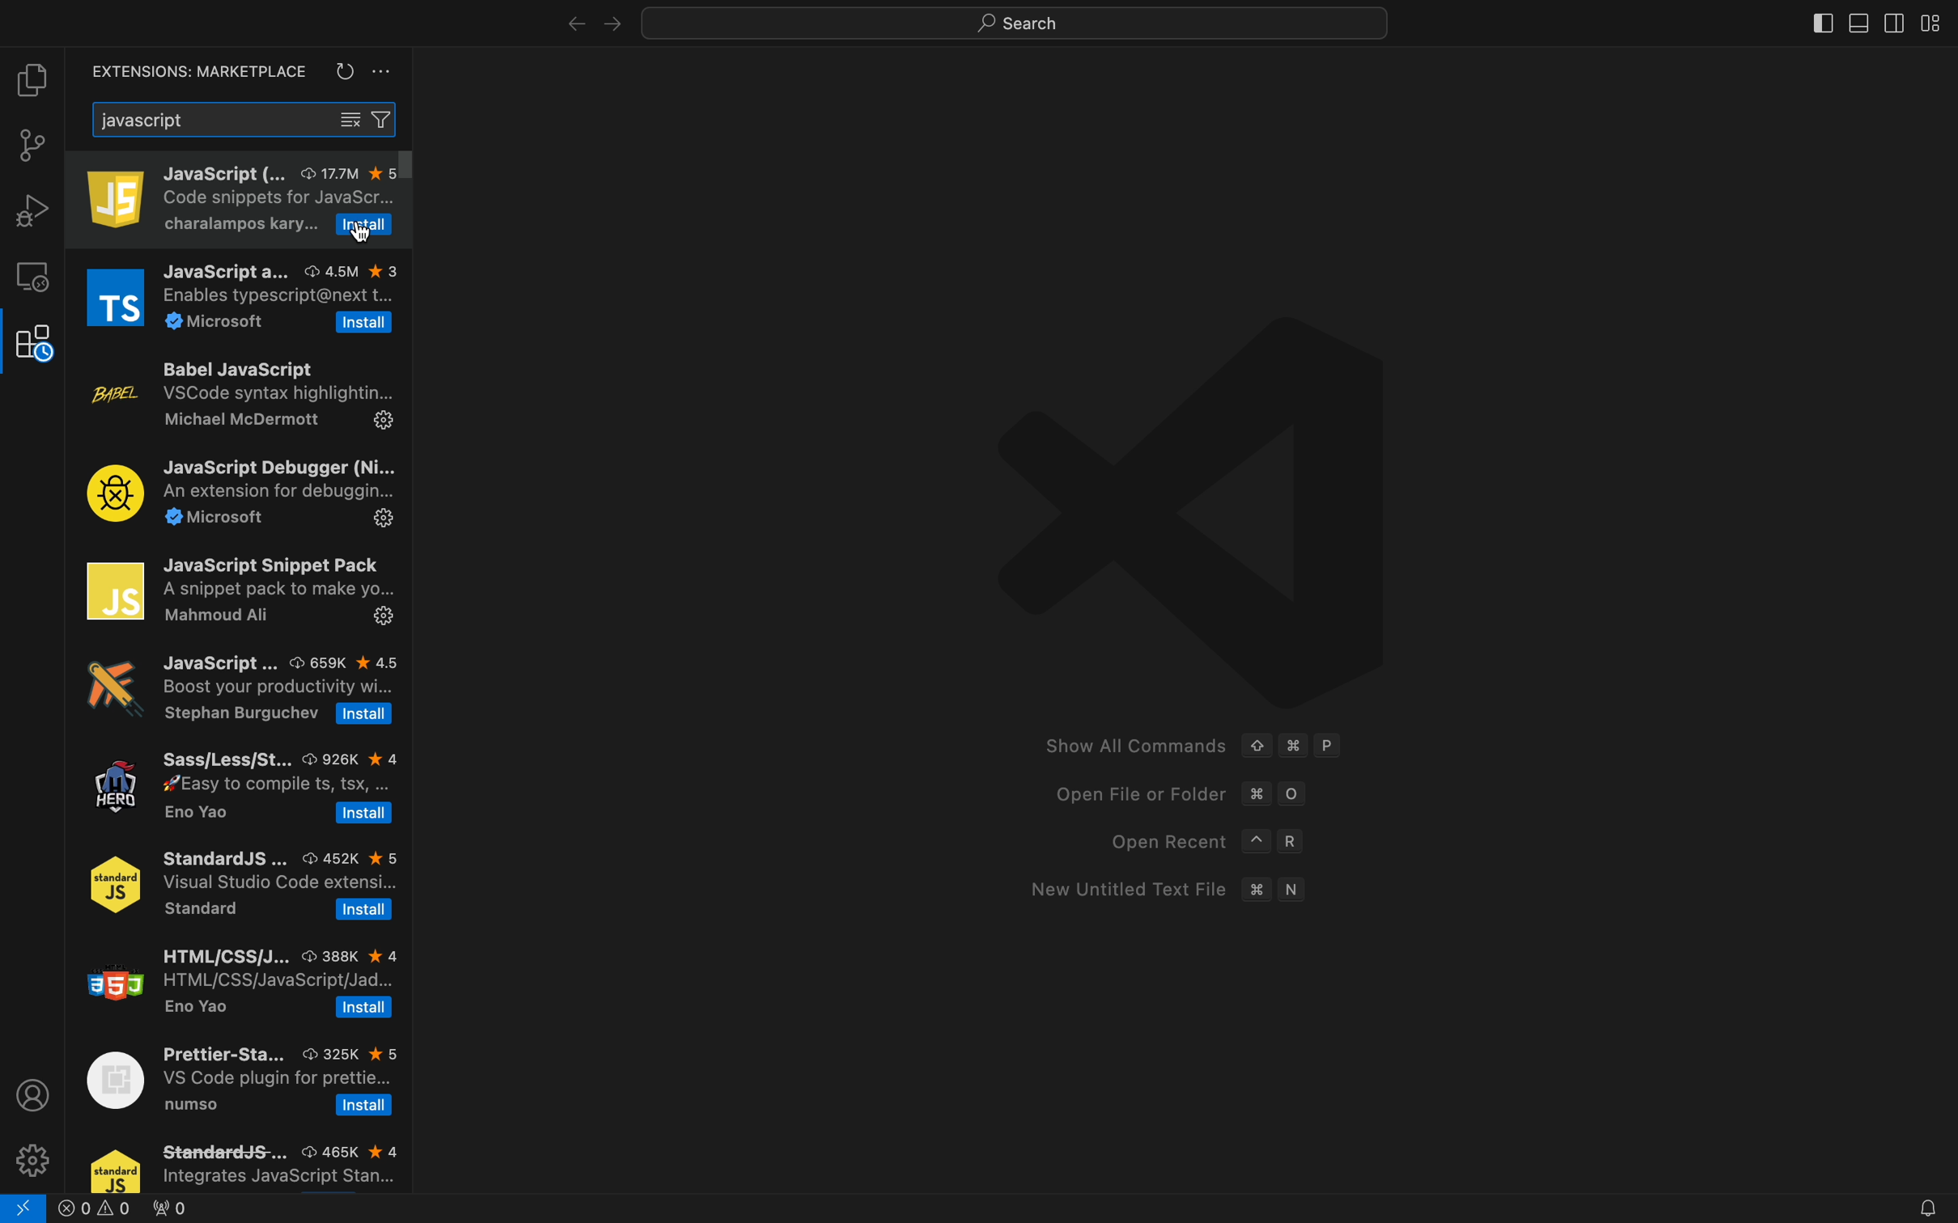  Describe the element at coordinates (32, 145) in the screenshot. I see `git` at that location.